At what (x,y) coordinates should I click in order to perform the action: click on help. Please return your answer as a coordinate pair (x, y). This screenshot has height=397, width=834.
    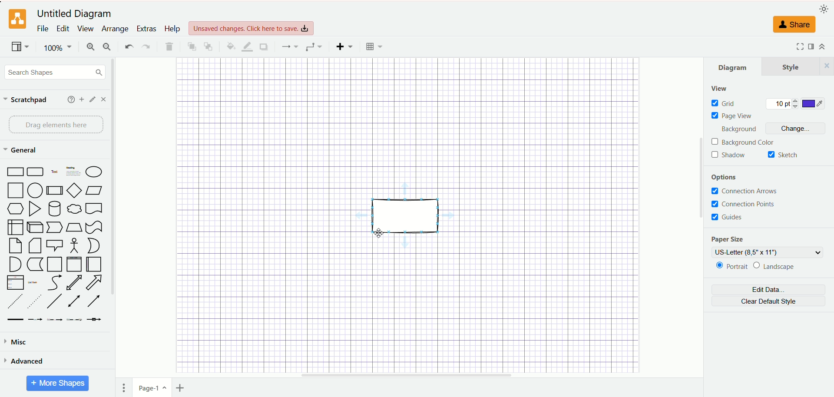
    Looking at the image, I should click on (172, 29).